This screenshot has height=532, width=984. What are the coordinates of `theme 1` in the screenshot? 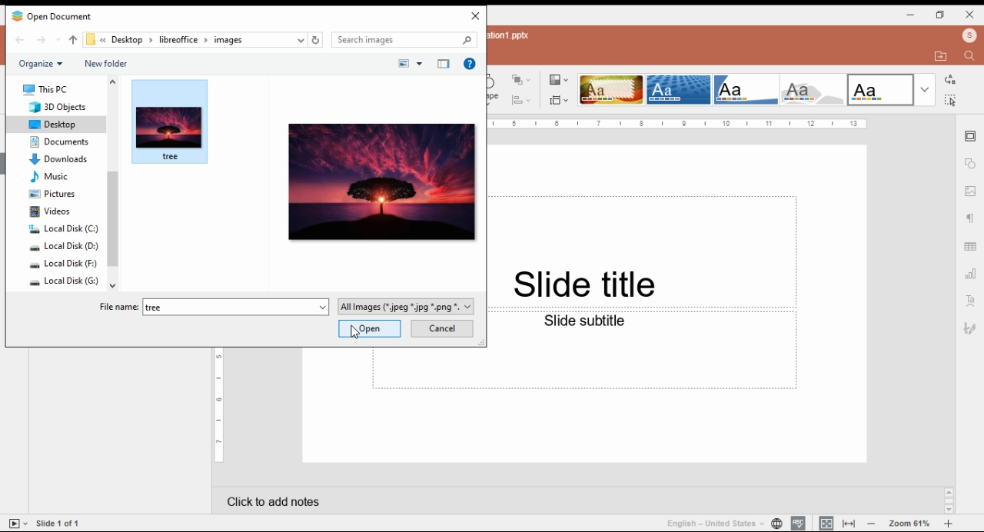 It's located at (610, 90).